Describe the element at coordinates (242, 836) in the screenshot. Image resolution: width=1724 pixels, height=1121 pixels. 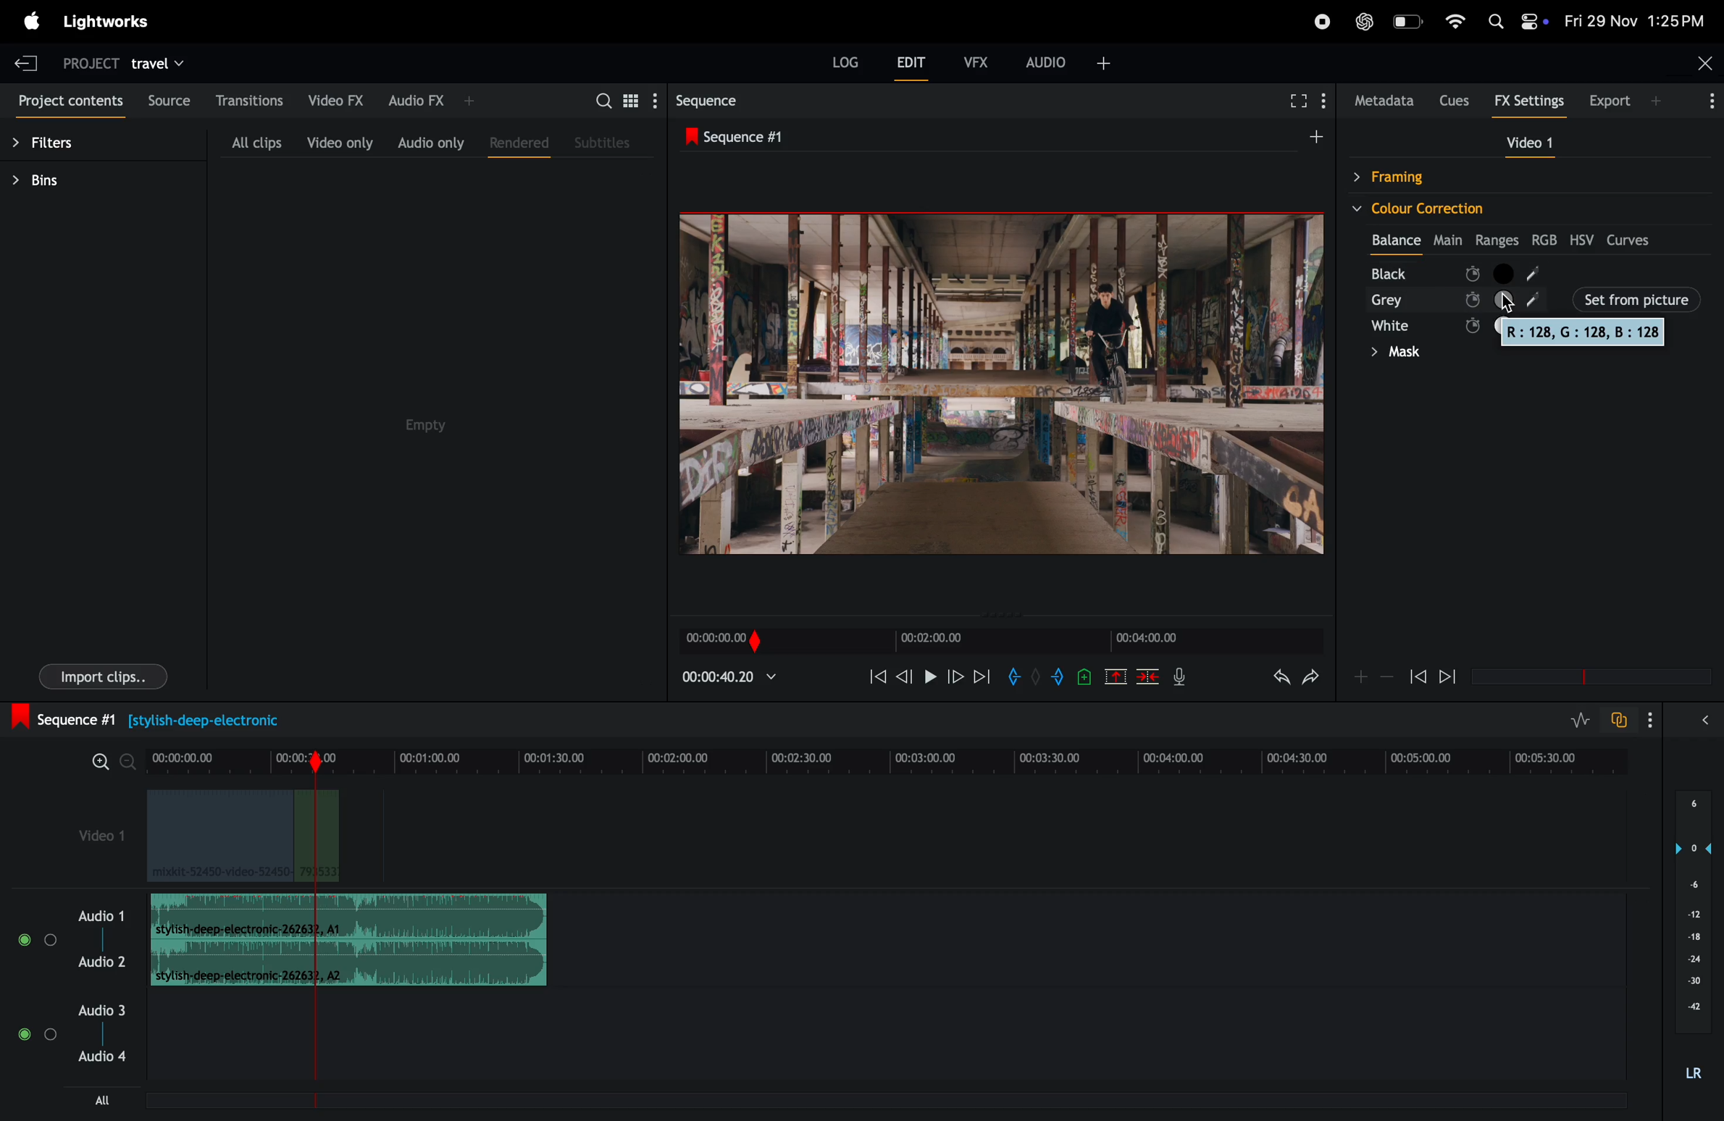
I see `video clips` at that location.